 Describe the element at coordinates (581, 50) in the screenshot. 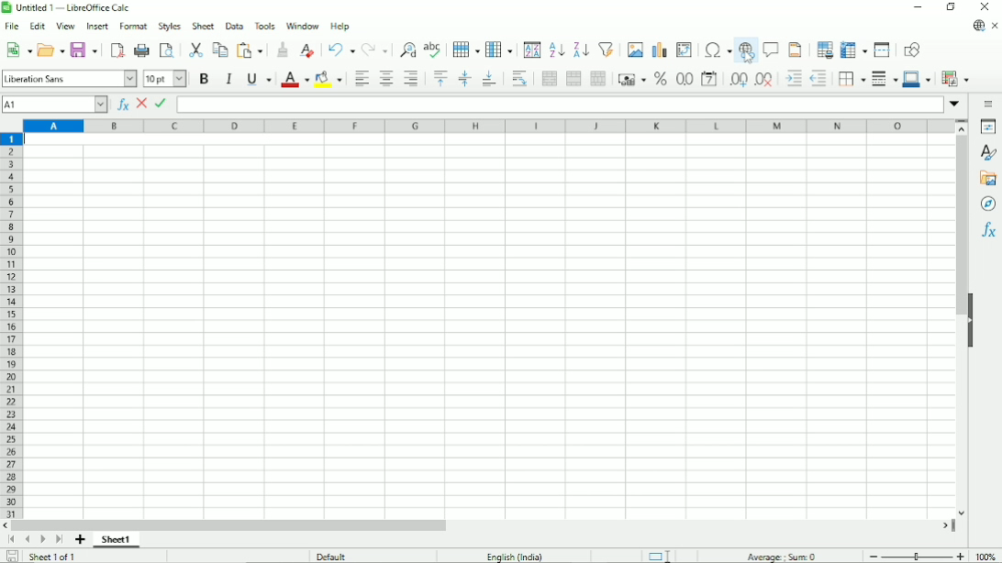

I see `Sort descending` at that location.